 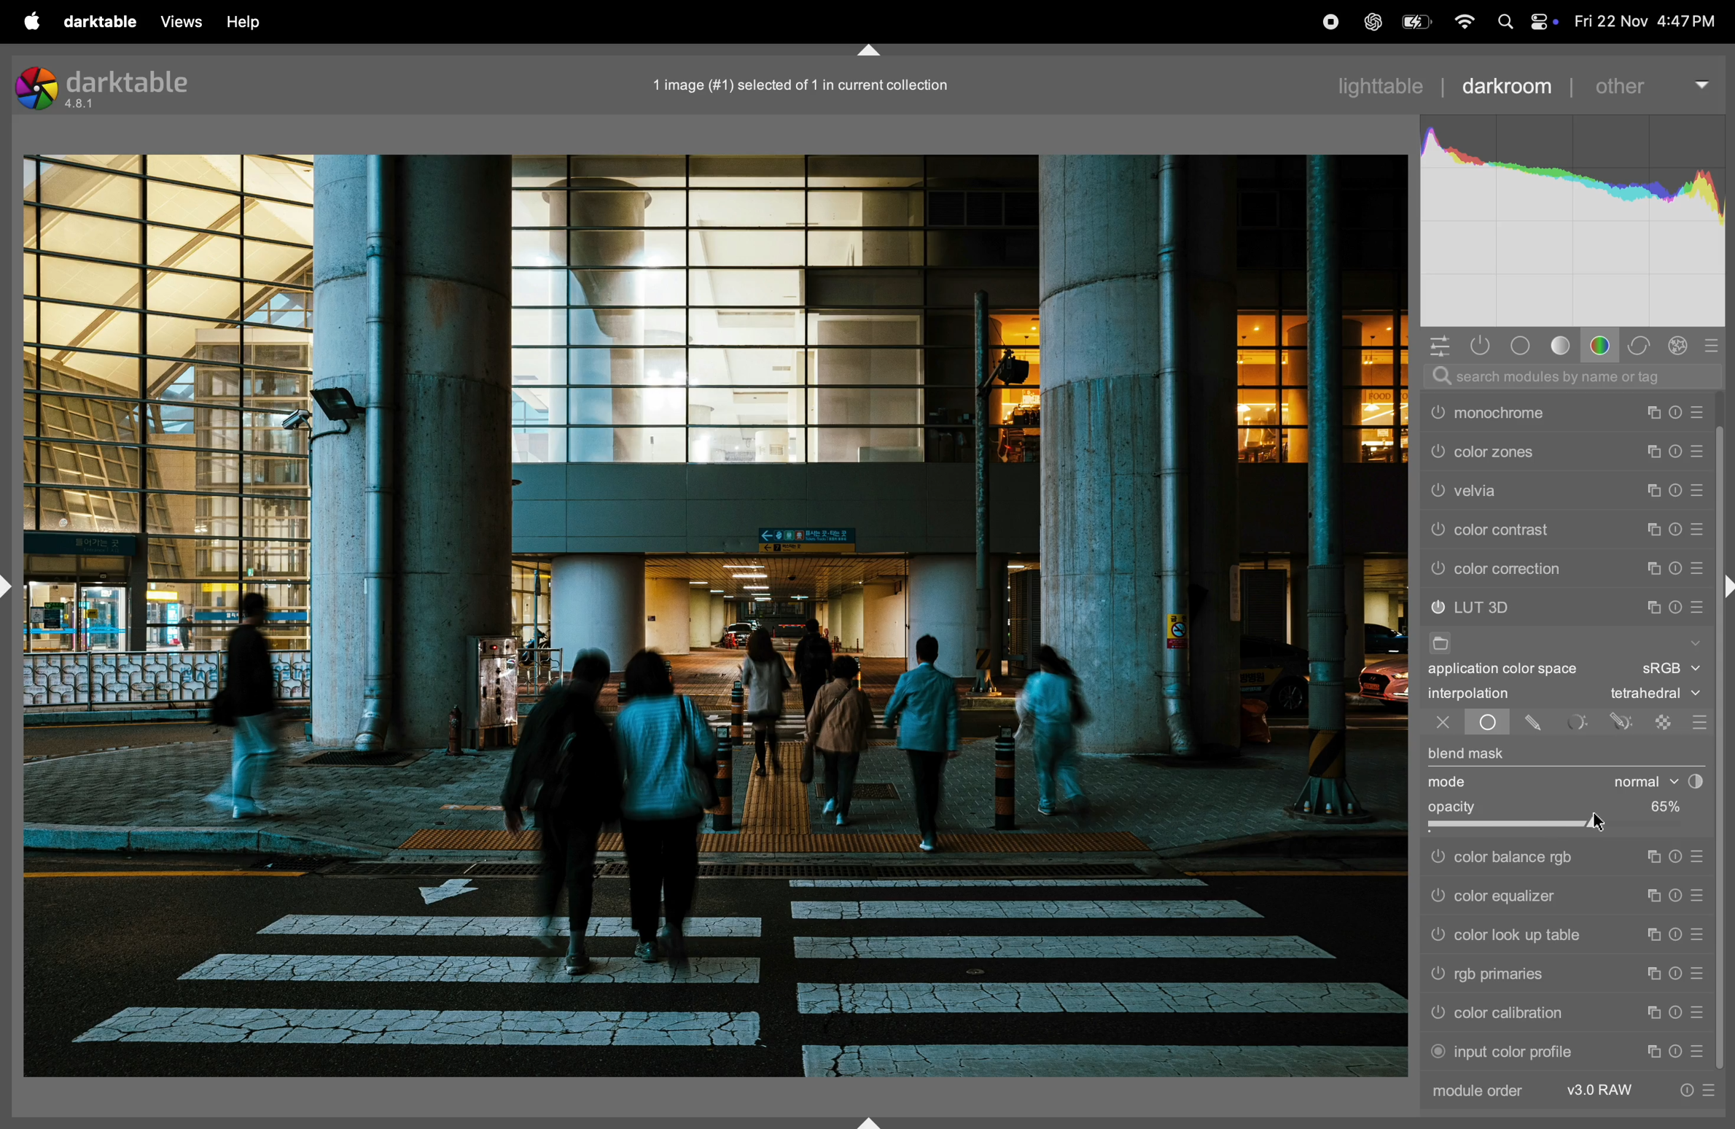 What do you see at coordinates (1699, 486) in the screenshot?
I see `presets` at bounding box center [1699, 486].